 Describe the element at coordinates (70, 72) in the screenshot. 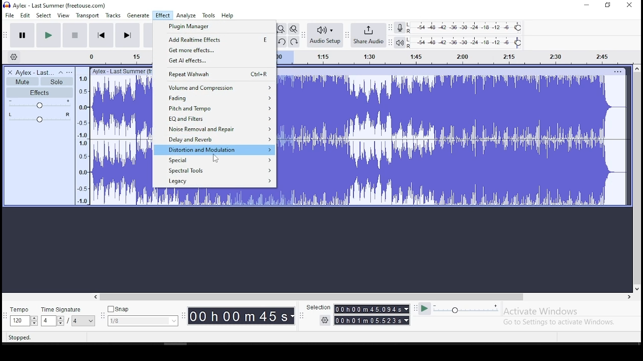

I see `open menu` at that location.